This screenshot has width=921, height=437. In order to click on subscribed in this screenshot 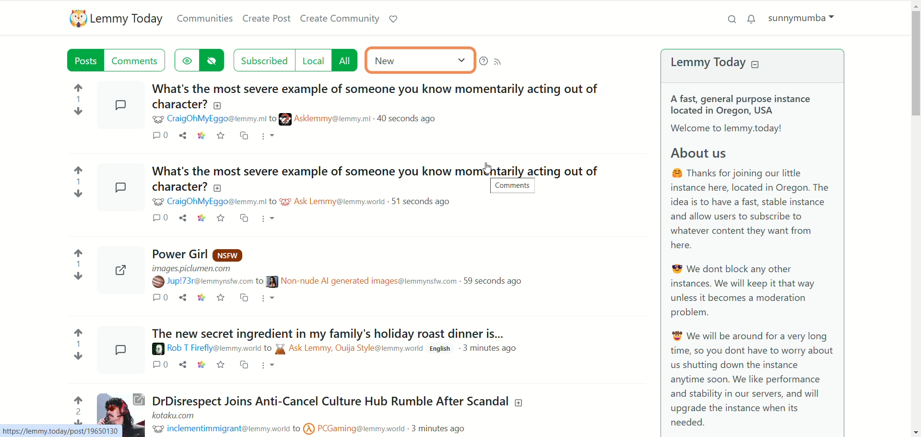, I will do `click(263, 60)`.